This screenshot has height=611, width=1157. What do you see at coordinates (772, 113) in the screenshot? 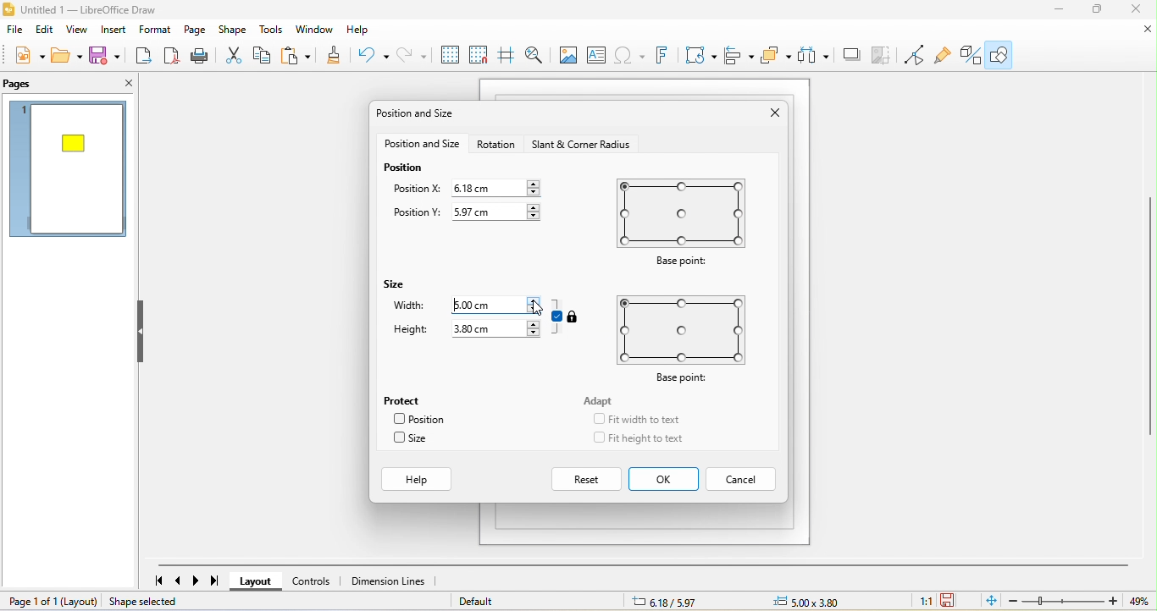
I see `close` at bounding box center [772, 113].